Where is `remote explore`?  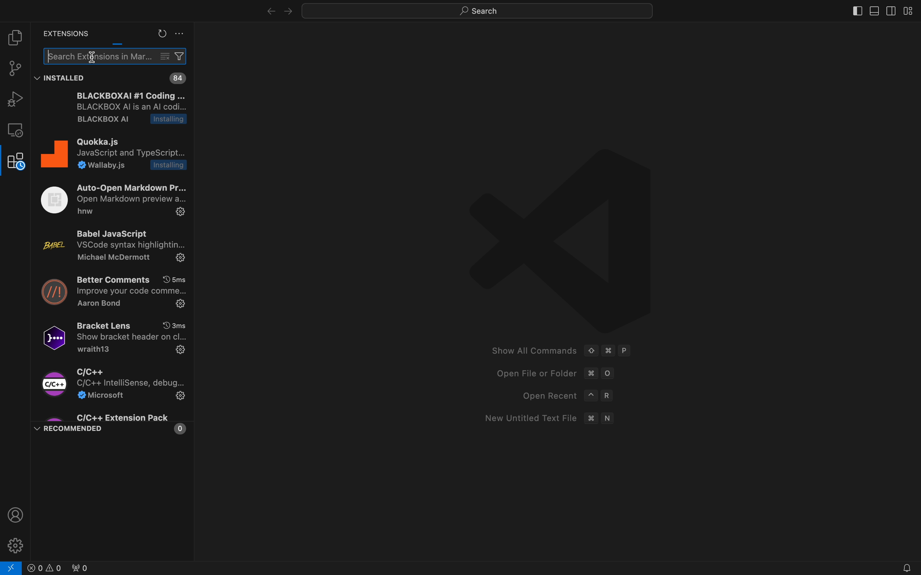 remote explore is located at coordinates (15, 130).